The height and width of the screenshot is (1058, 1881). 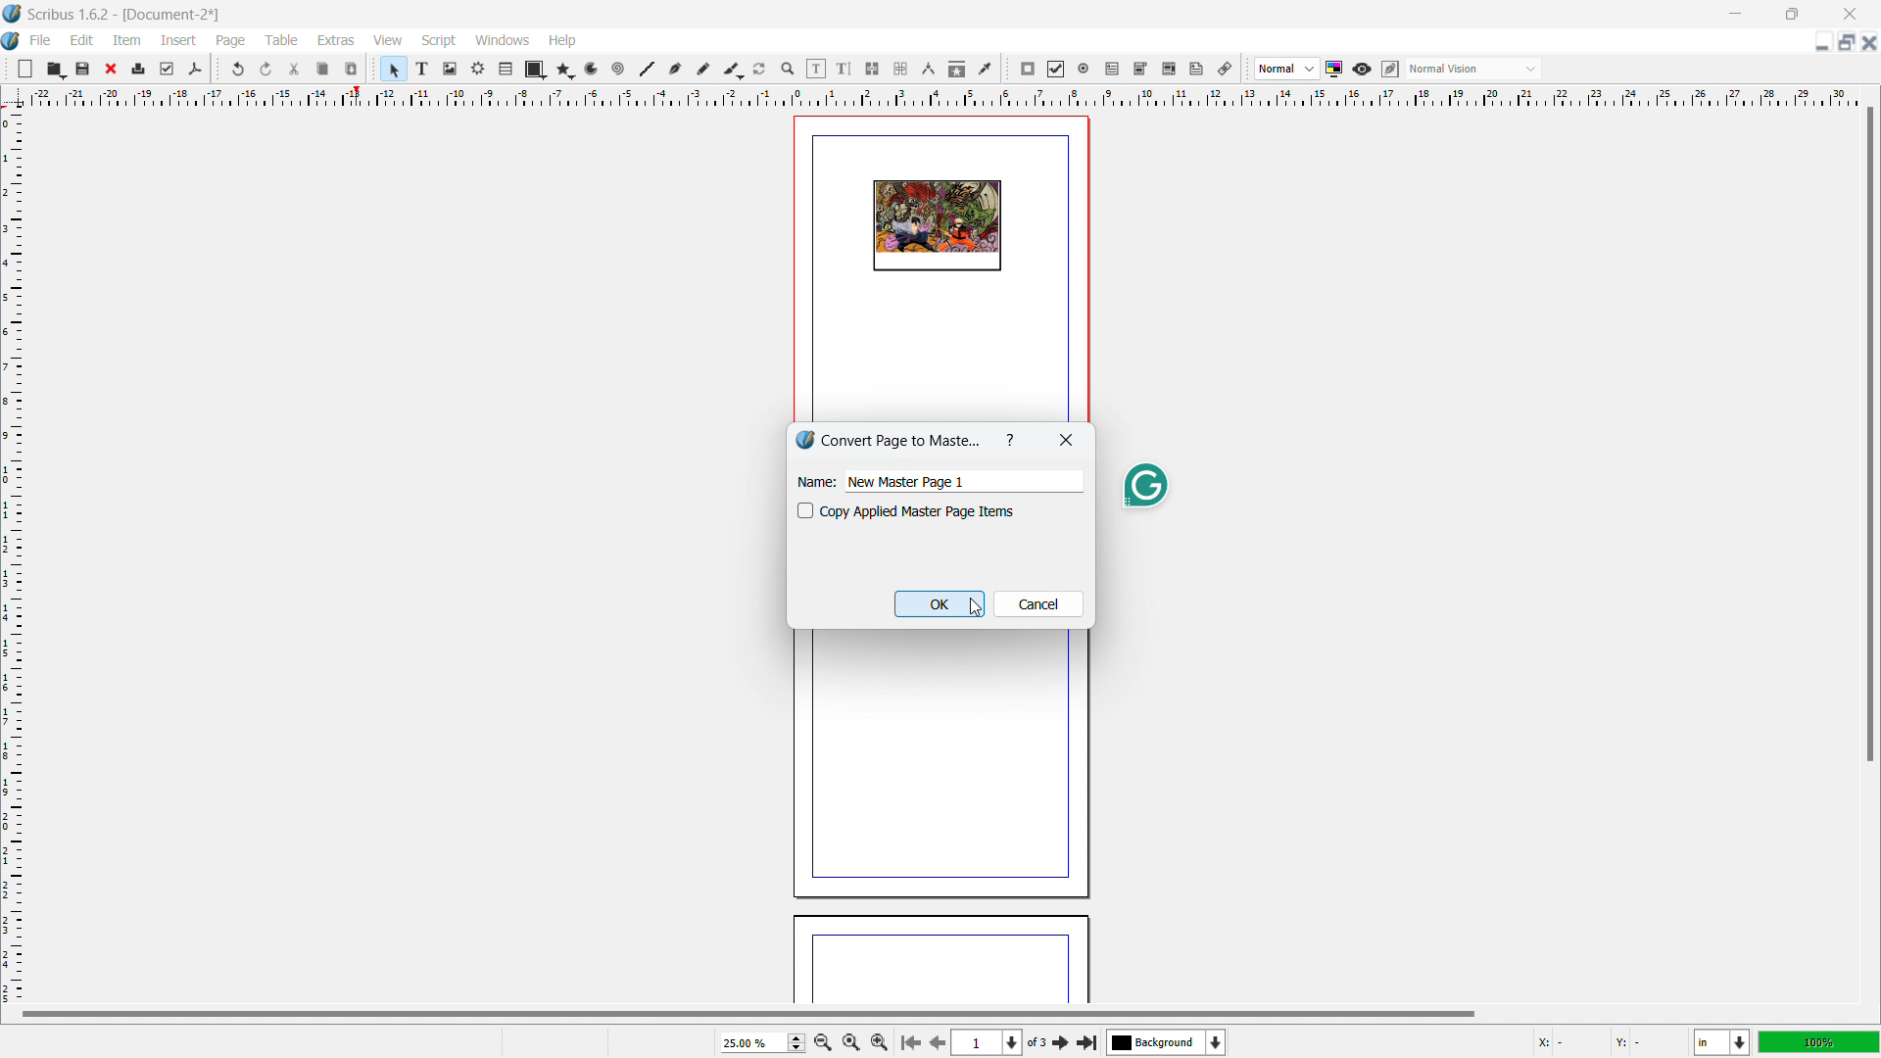 I want to click on edit in preview mode, so click(x=1389, y=70).